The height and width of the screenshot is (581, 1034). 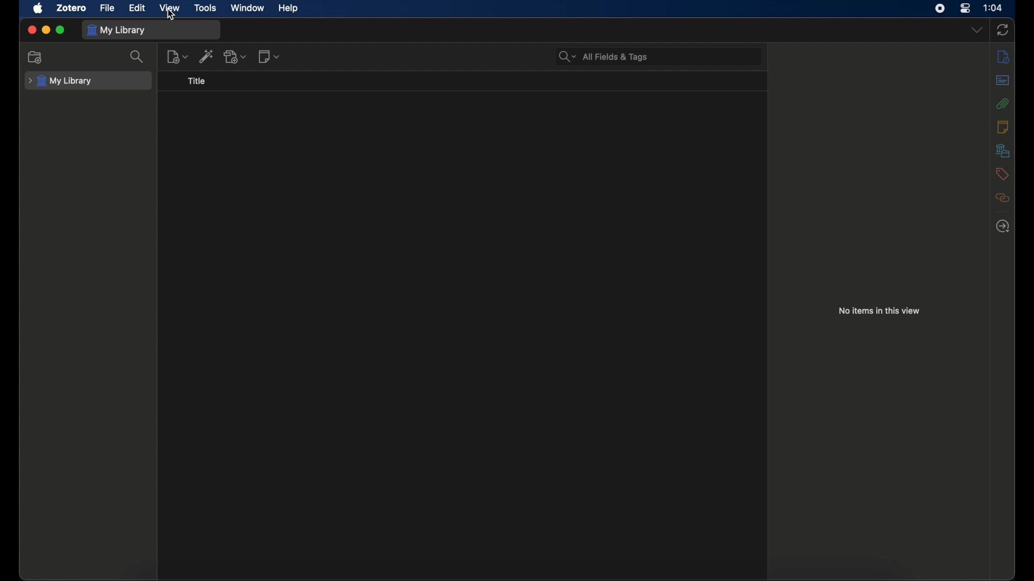 I want to click on title, so click(x=196, y=81).